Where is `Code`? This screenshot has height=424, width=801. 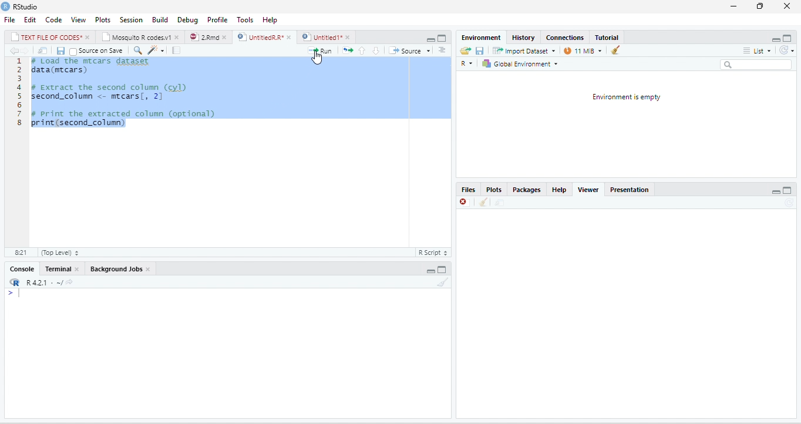
Code is located at coordinates (53, 19).